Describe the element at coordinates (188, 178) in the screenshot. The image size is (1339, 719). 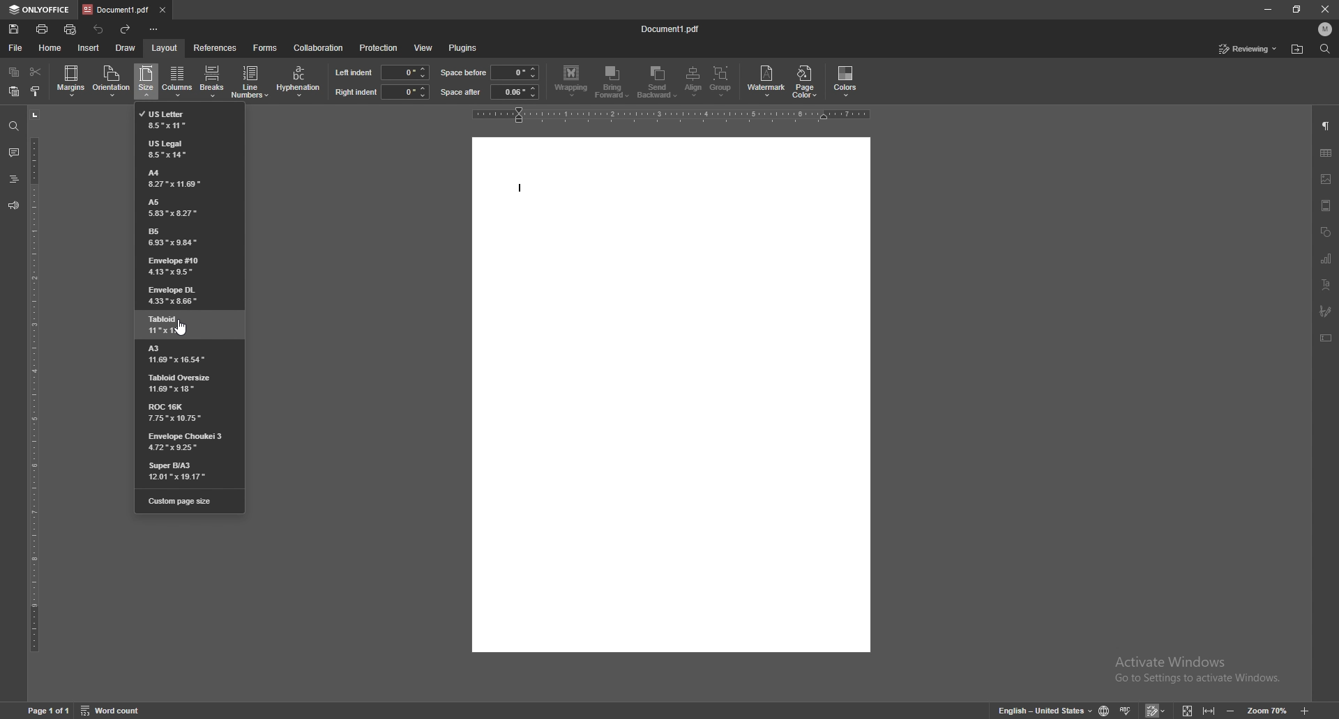
I see `a4` at that location.